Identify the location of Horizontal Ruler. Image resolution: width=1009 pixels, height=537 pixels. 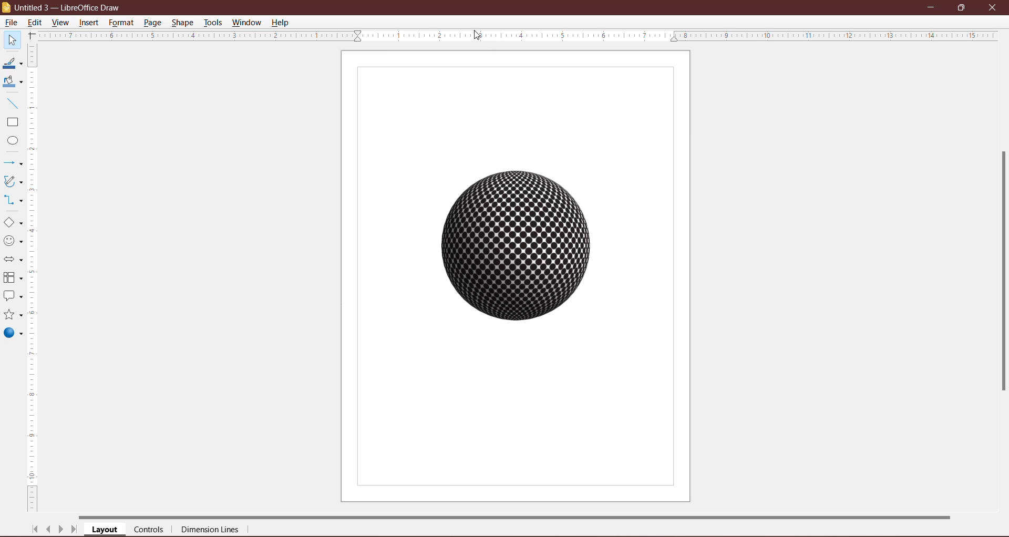
(518, 35).